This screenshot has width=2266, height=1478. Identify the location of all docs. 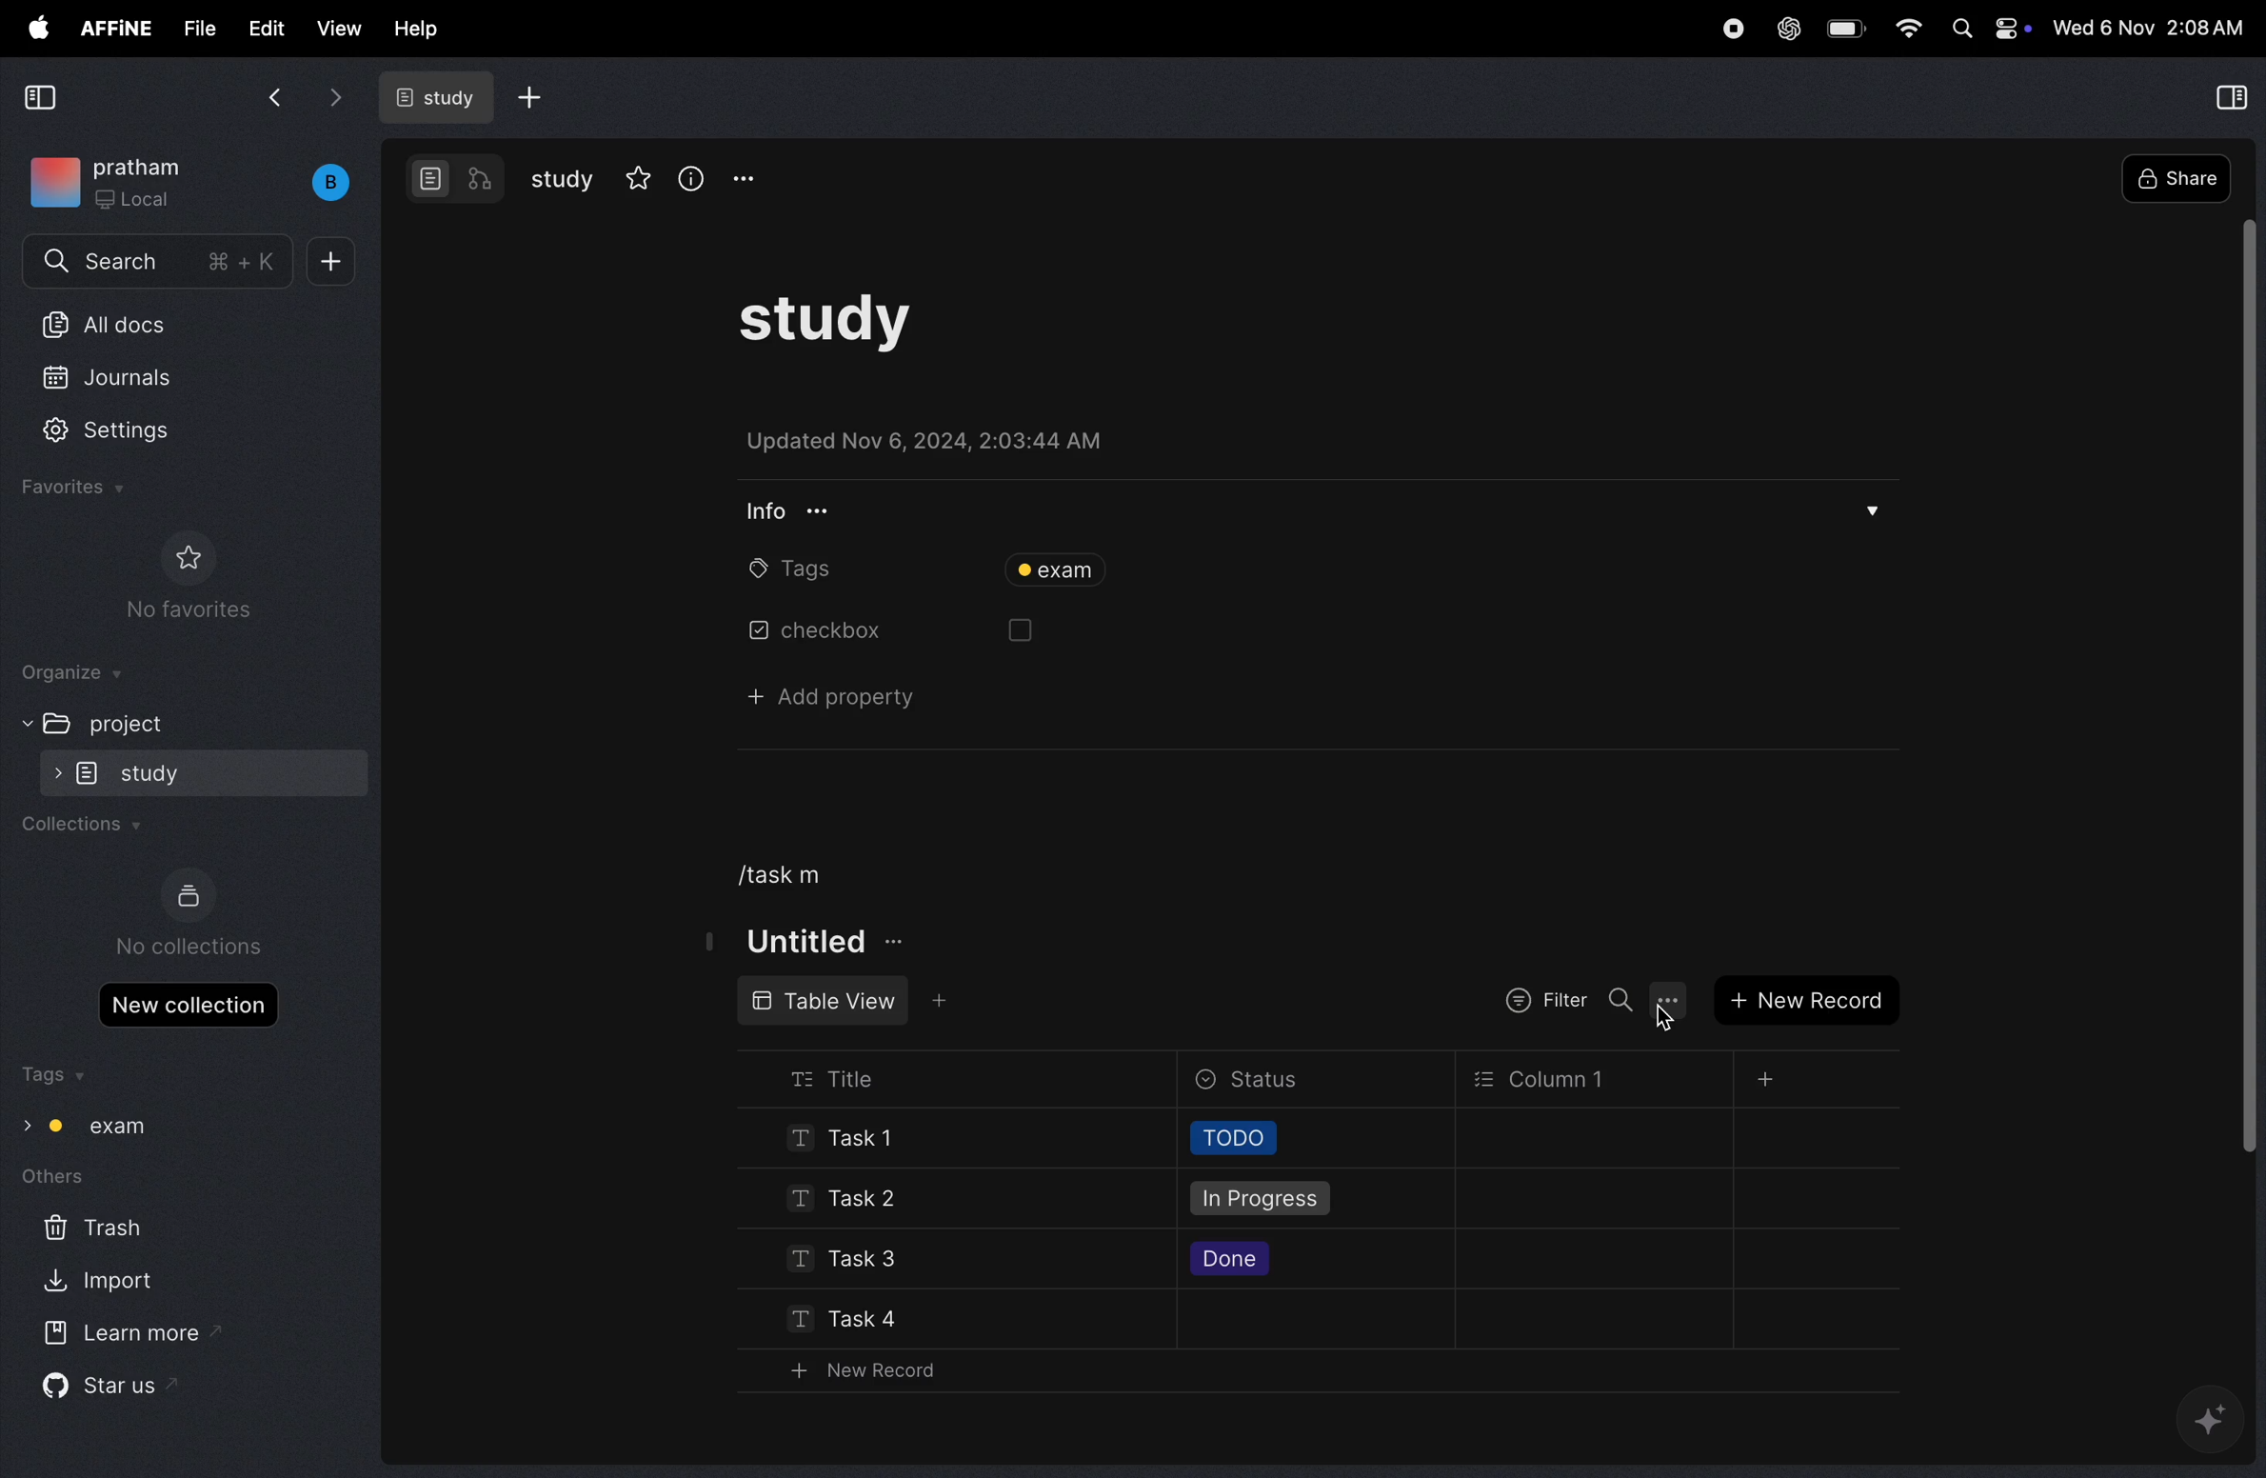
(133, 324).